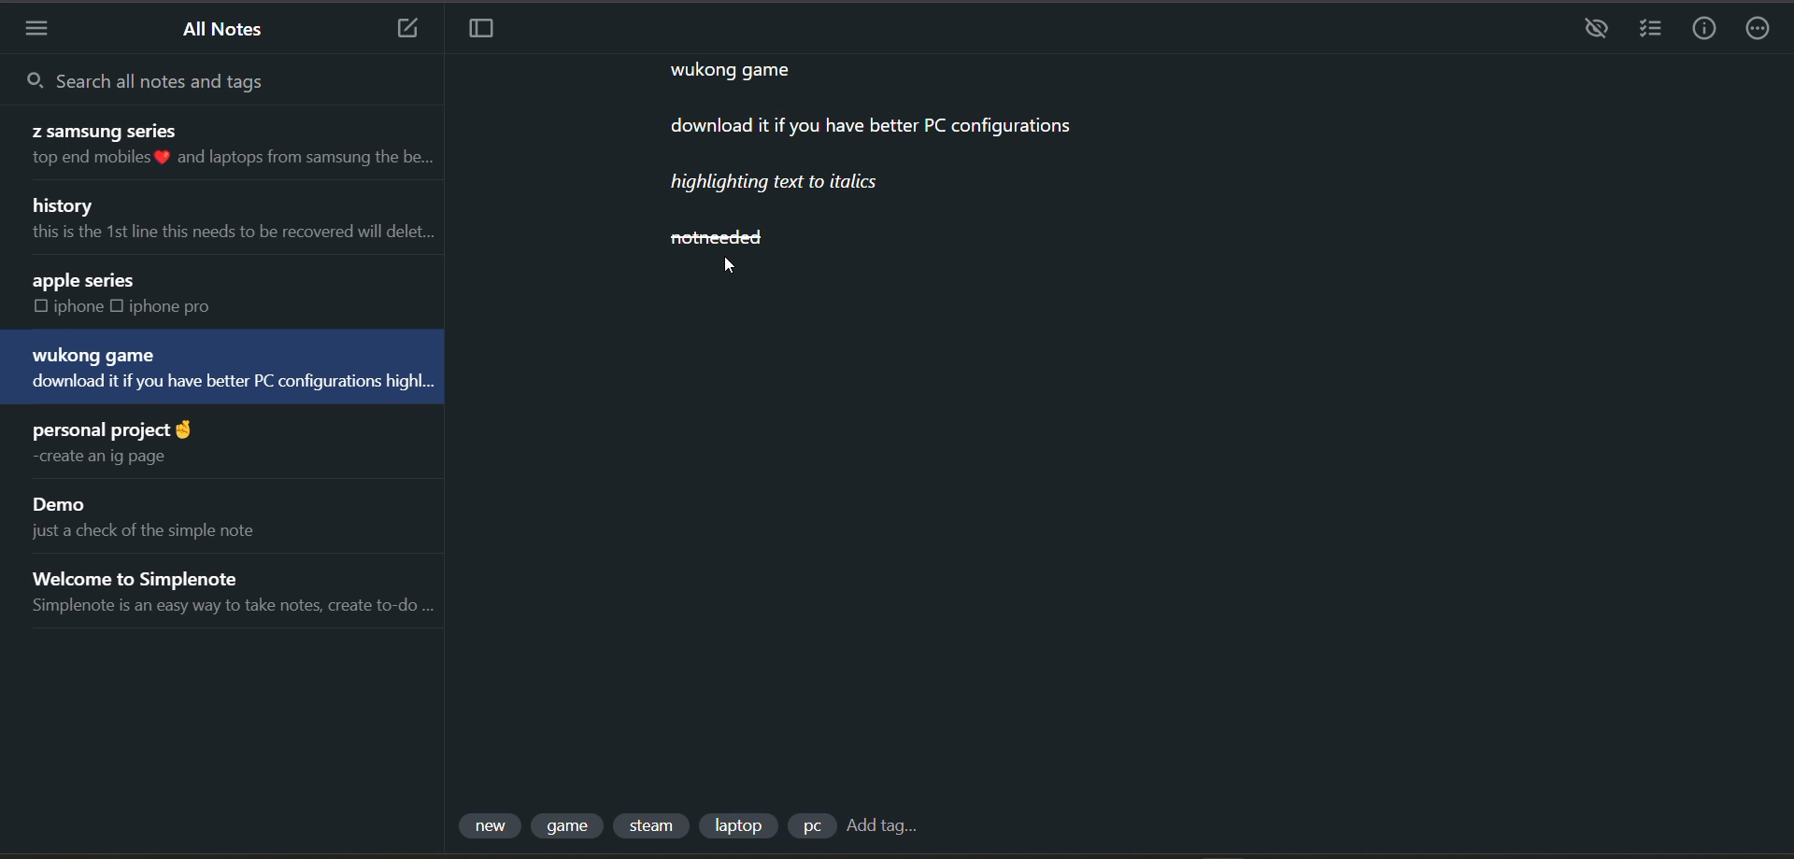 This screenshot has height=859, width=1794. Describe the element at coordinates (227, 367) in the screenshot. I see `note title and preview` at that location.